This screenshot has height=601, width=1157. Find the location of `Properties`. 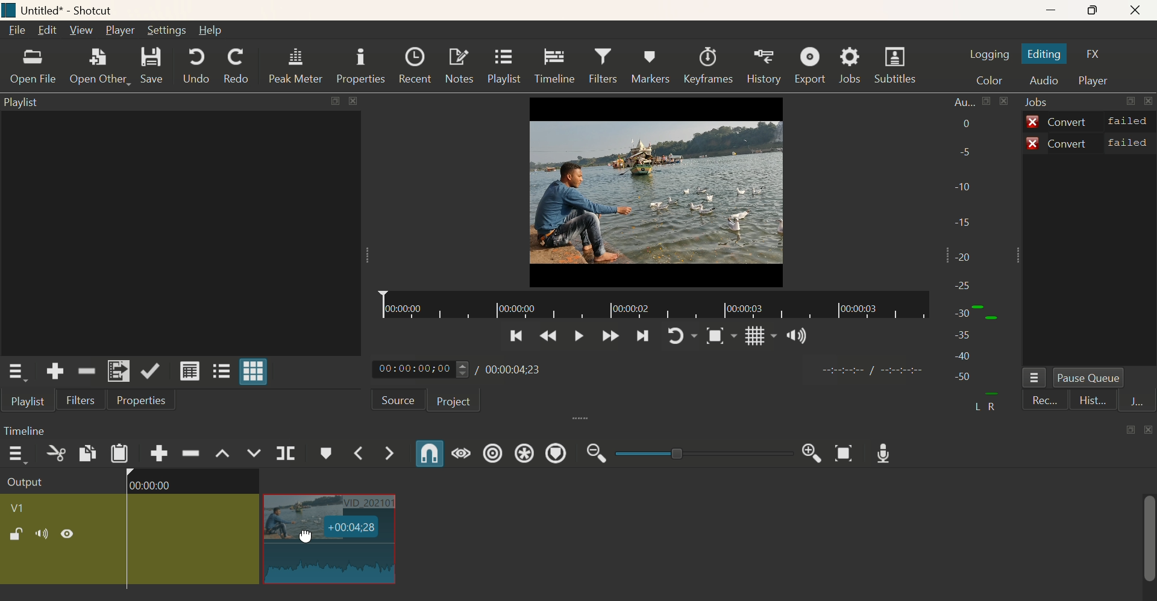

Properties is located at coordinates (360, 66).